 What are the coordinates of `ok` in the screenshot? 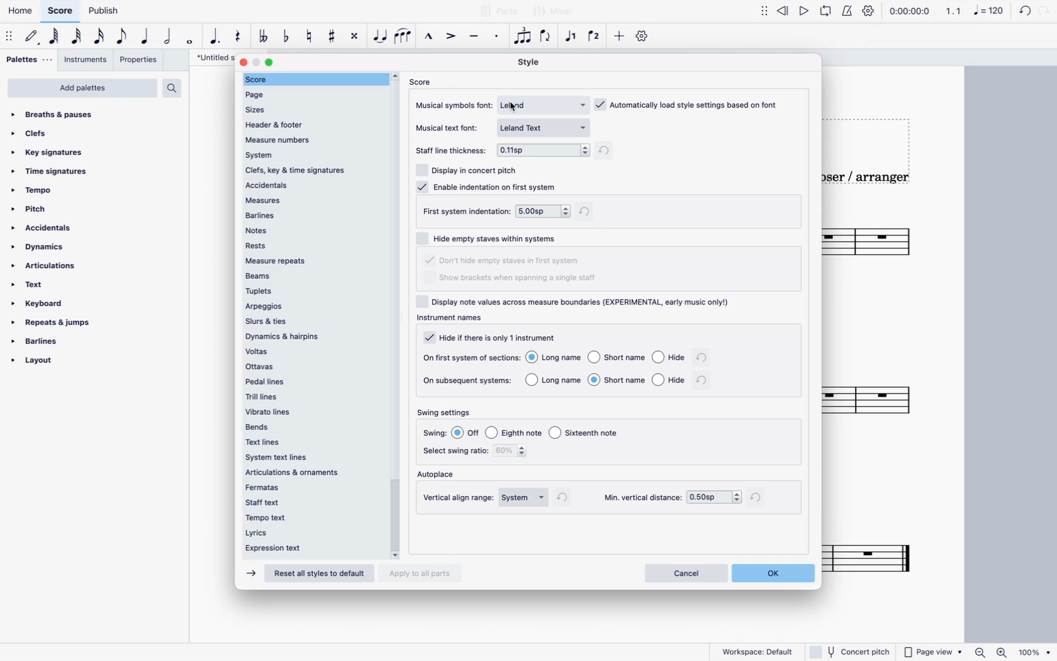 It's located at (774, 572).